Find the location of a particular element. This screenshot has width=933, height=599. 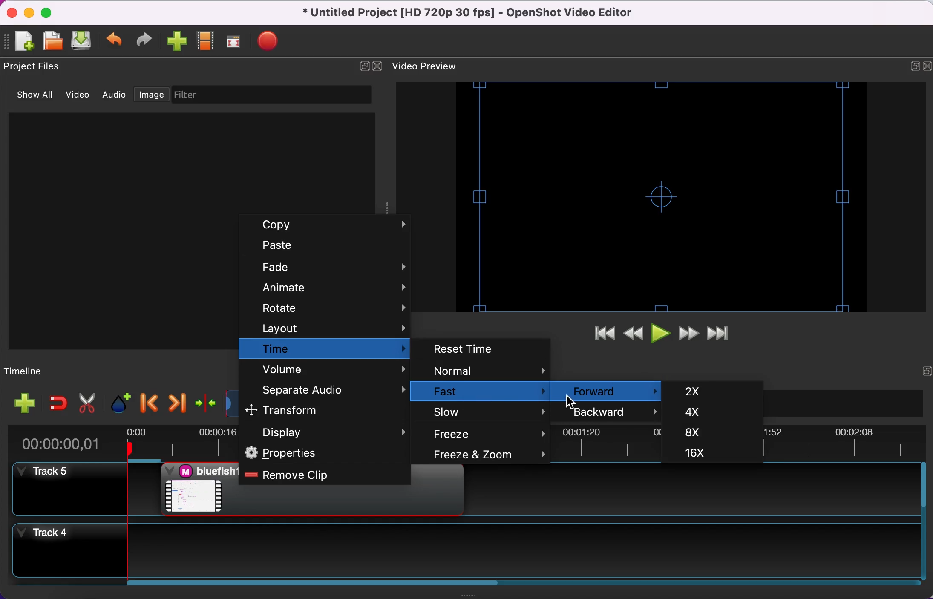

properties is located at coordinates (325, 454).